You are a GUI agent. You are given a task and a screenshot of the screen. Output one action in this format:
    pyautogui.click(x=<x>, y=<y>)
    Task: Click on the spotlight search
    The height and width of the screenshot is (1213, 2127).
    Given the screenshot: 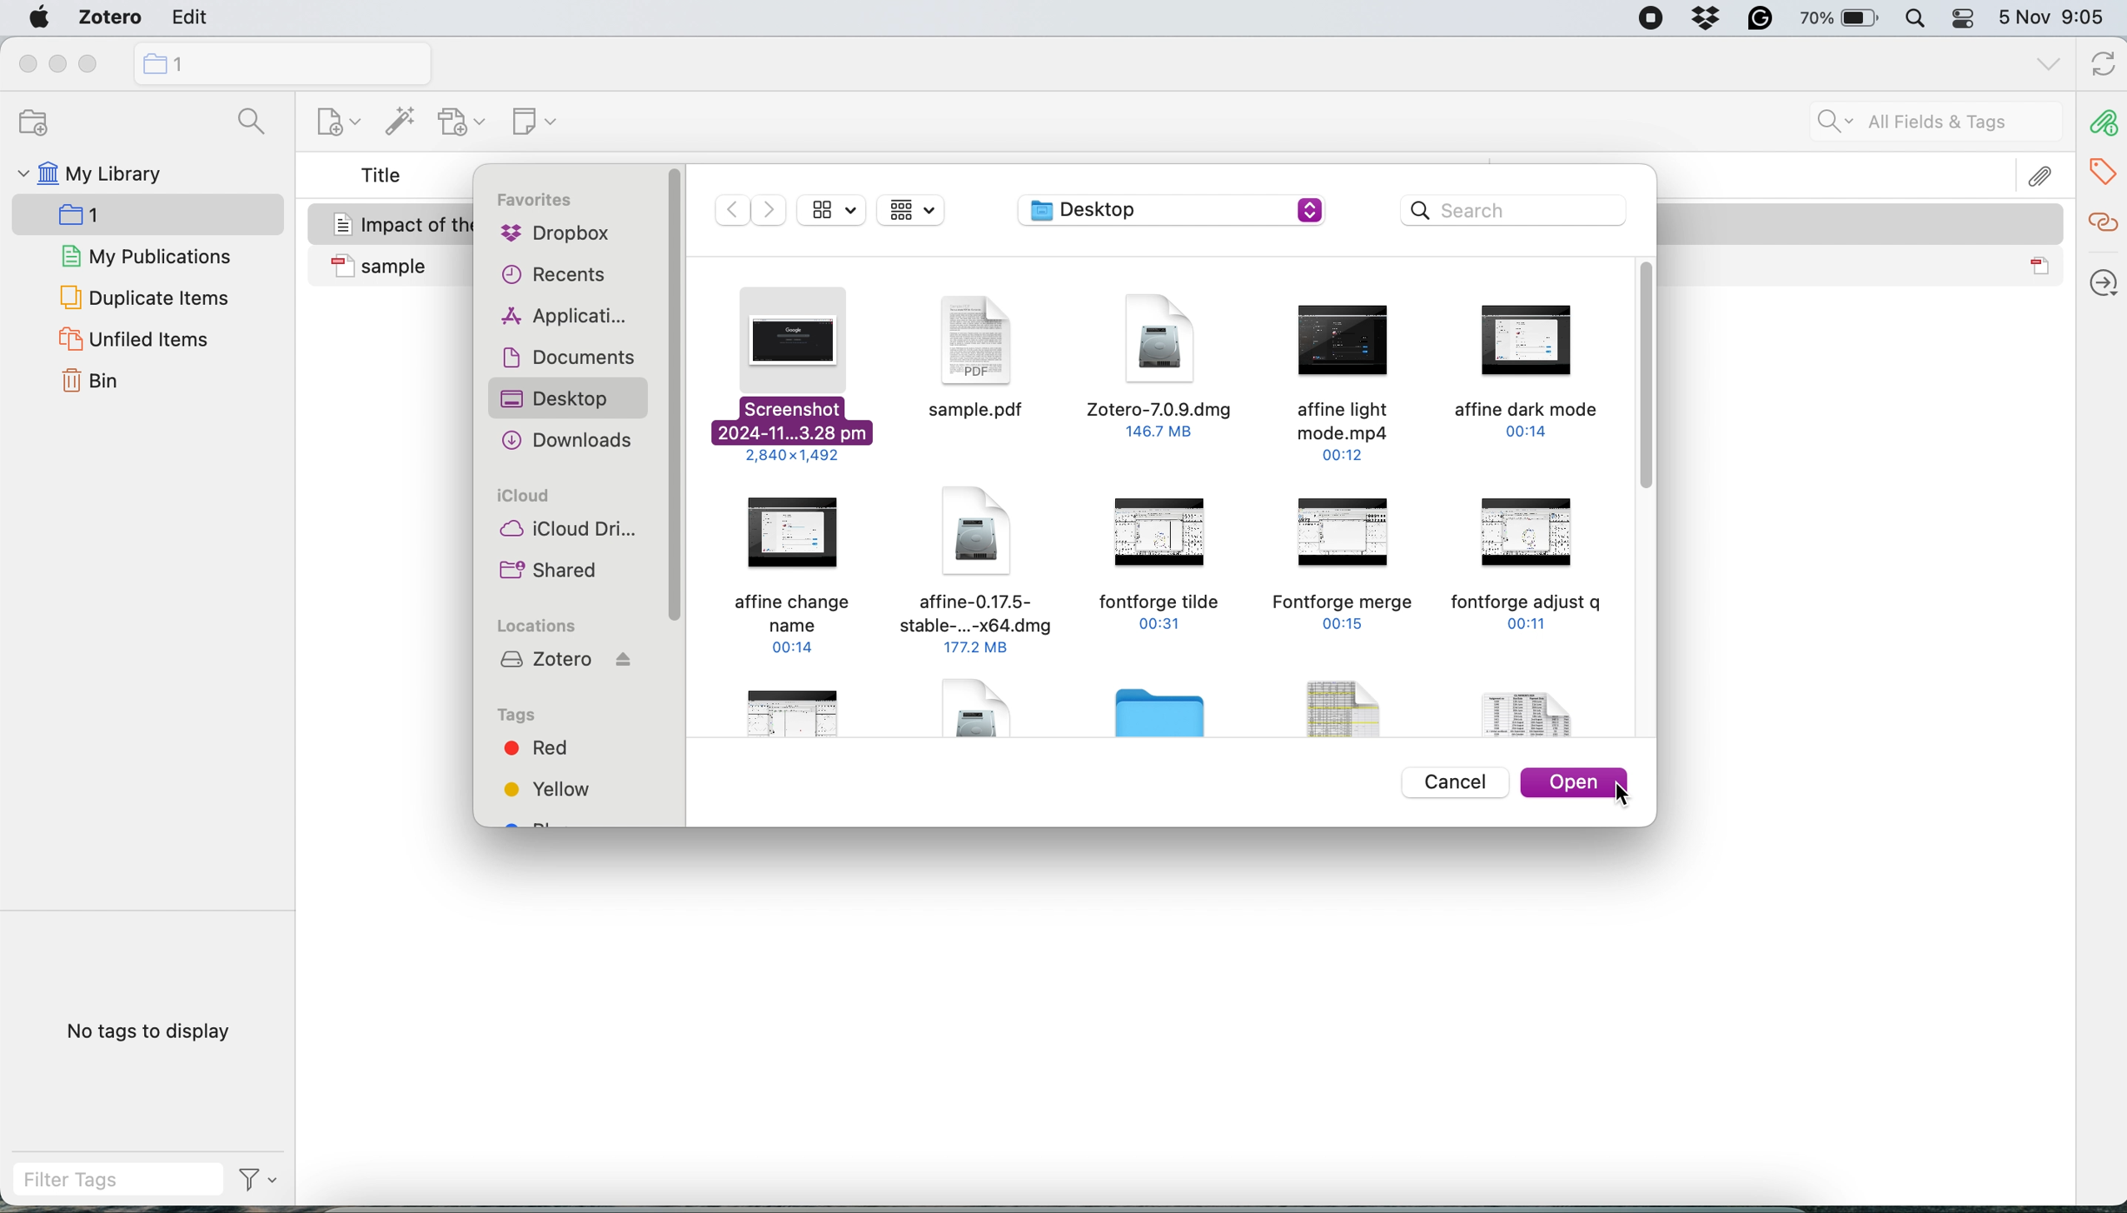 What is the action you would take?
    pyautogui.click(x=1915, y=21)
    